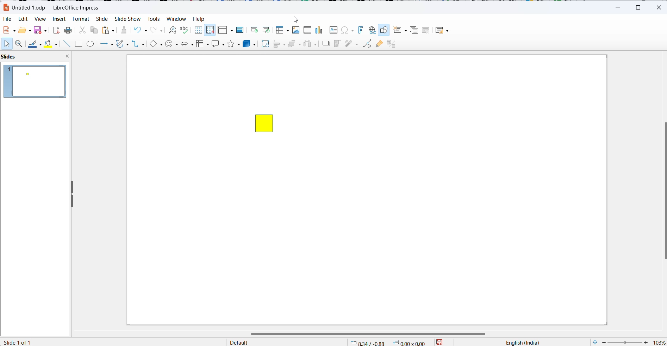 The width and height of the screenshot is (667, 346). Describe the element at coordinates (659, 7) in the screenshot. I see `close` at that location.